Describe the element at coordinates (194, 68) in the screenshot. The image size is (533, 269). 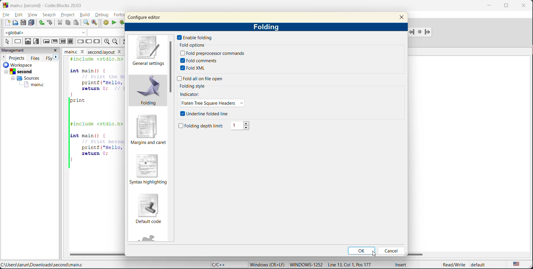
I see `fold xml` at that location.